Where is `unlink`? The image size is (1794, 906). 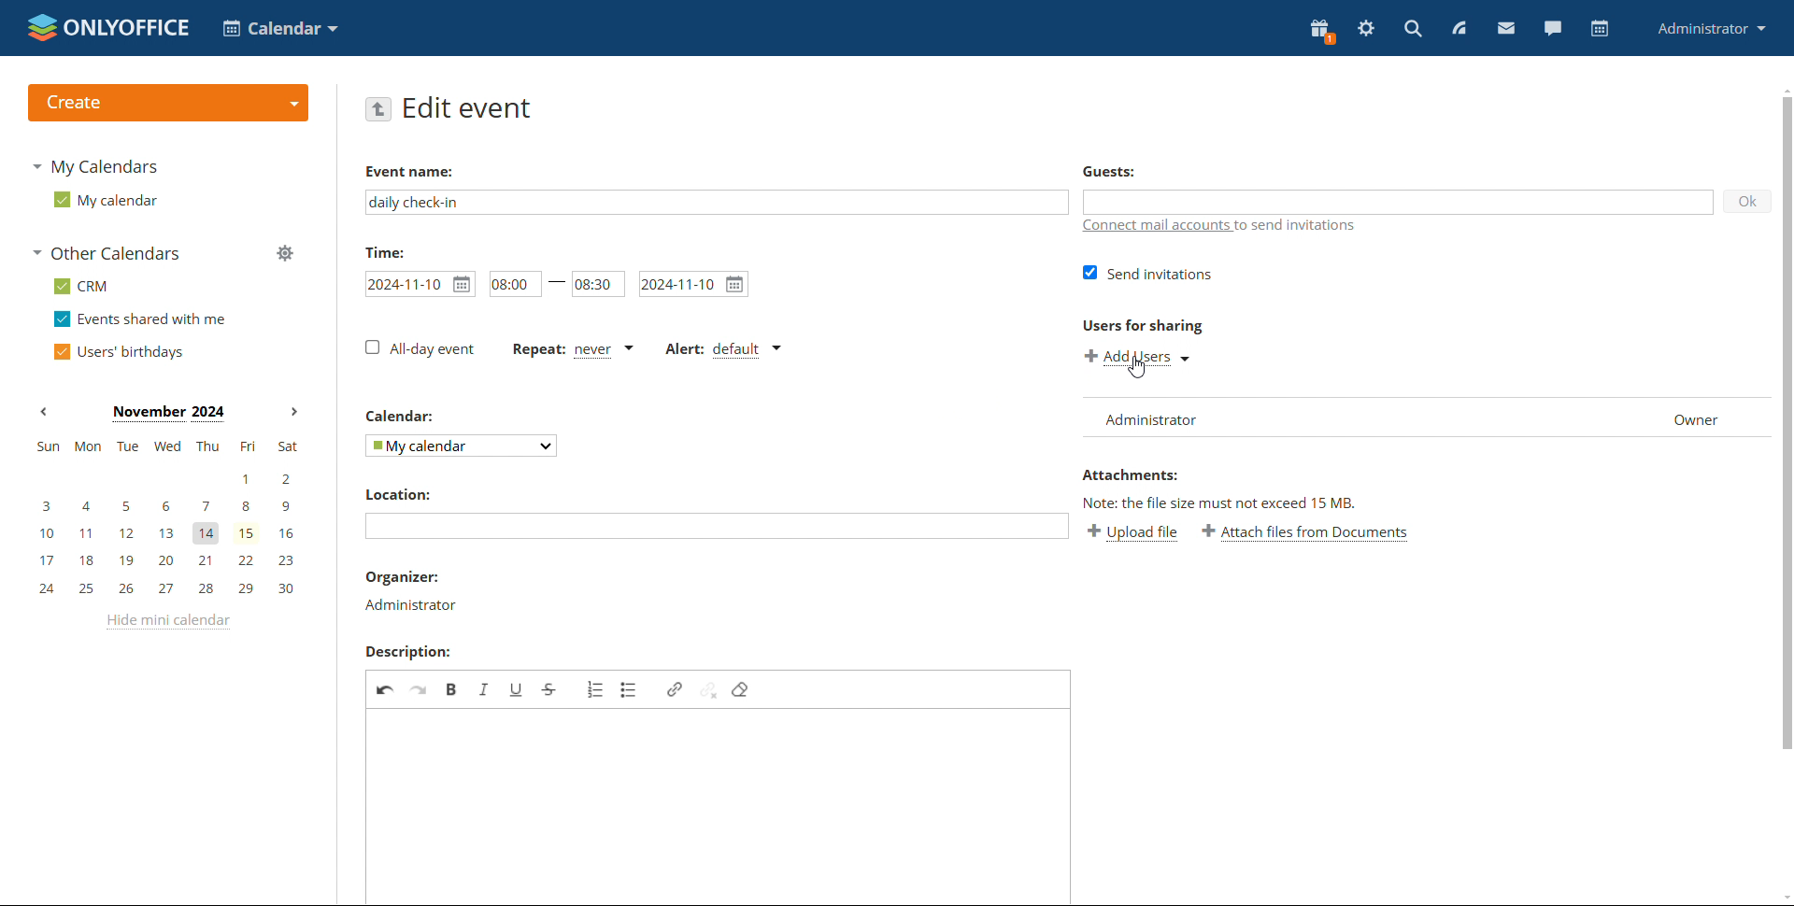
unlink is located at coordinates (709, 687).